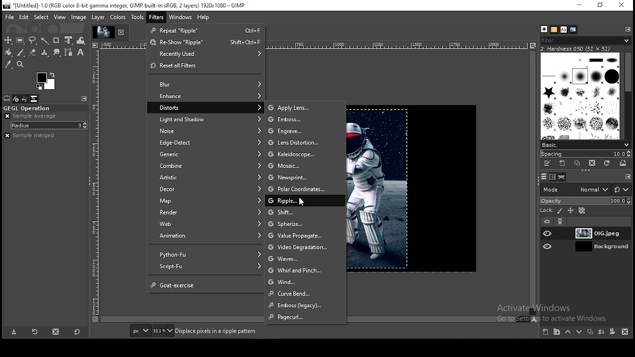 Image resolution: width=635 pixels, height=357 pixels. Describe the element at coordinates (628, 96) in the screenshot. I see `scroll bar` at that location.